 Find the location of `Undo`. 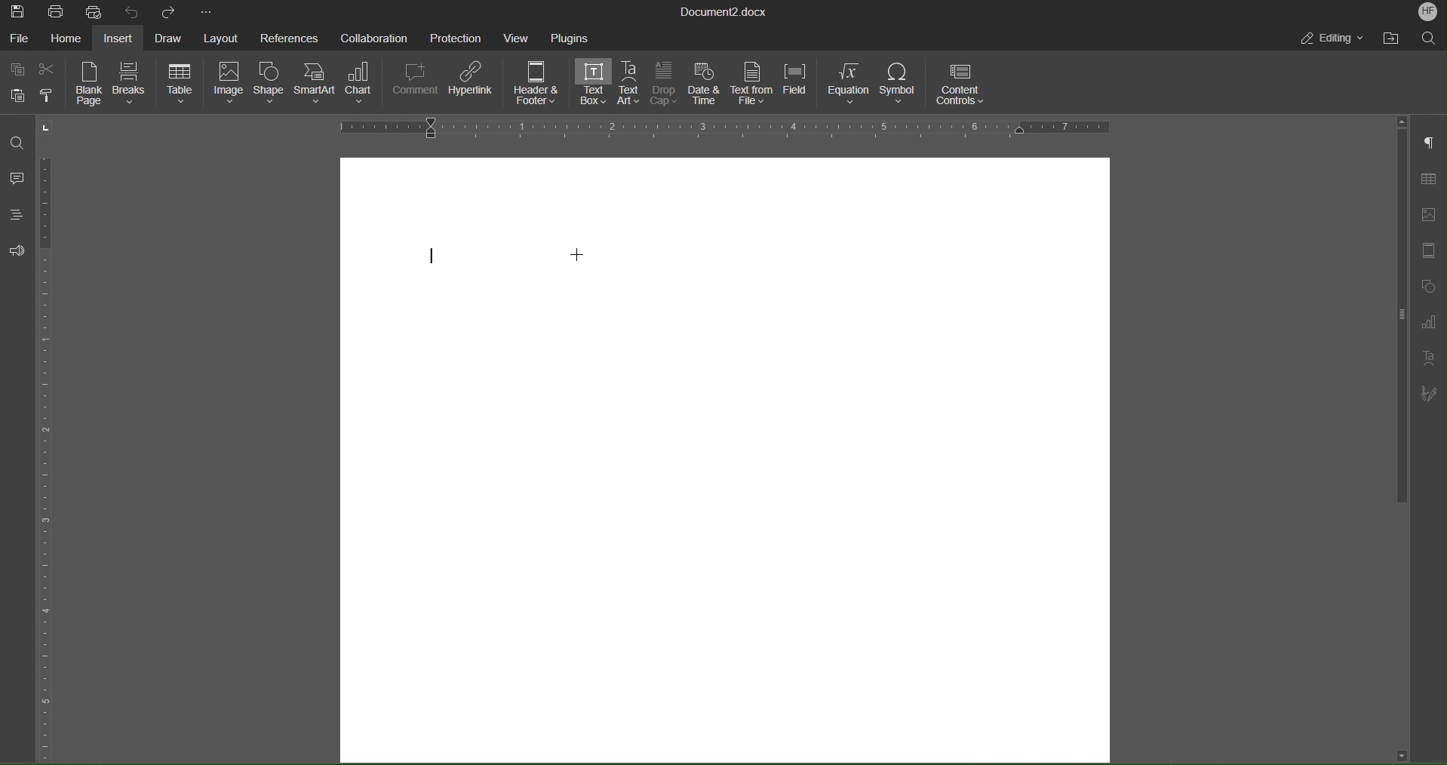

Undo is located at coordinates (130, 11).